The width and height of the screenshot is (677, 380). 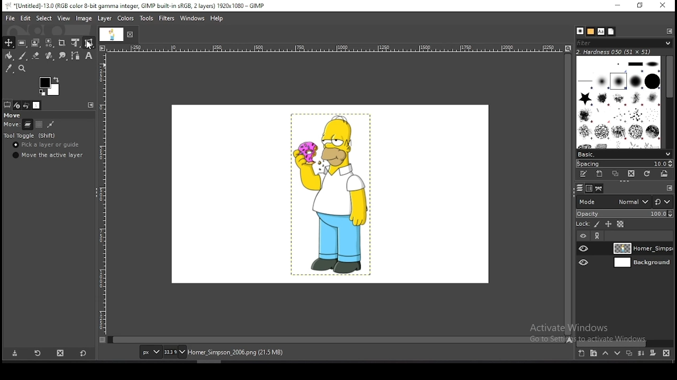 What do you see at coordinates (35, 43) in the screenshot?
I see `foreground select tool` at bounding box center [35, 43].